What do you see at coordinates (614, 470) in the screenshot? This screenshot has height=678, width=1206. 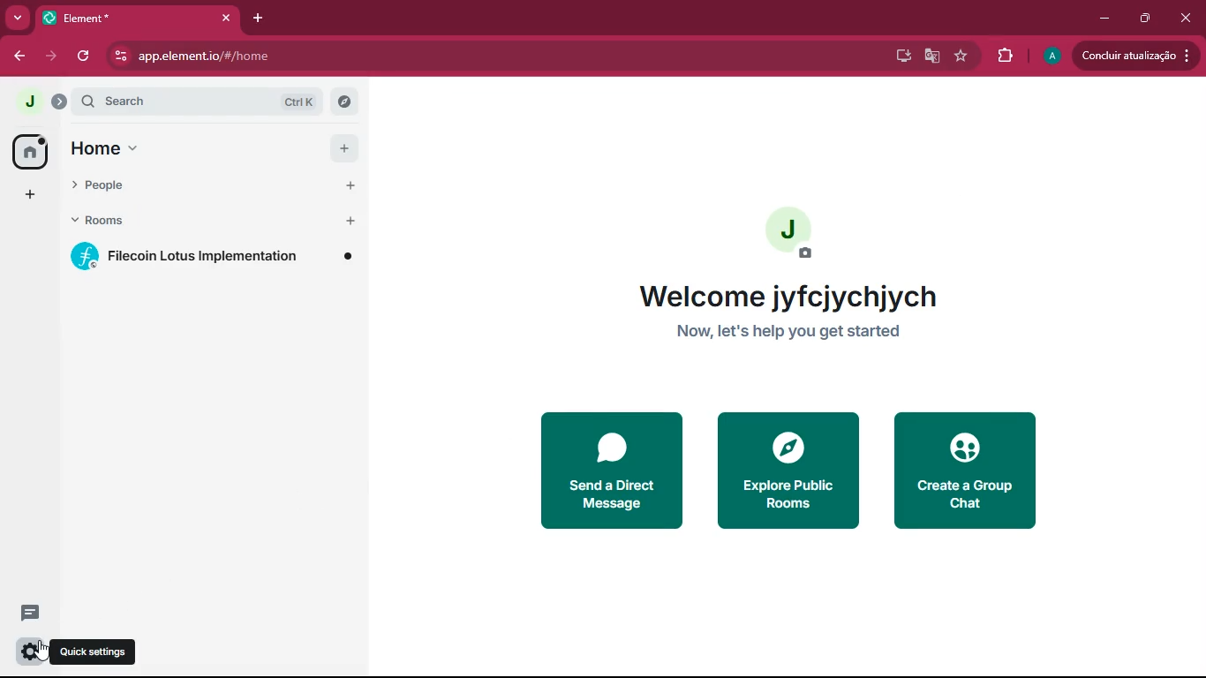 I see `send a direct message` at bounding box center [614, 470].